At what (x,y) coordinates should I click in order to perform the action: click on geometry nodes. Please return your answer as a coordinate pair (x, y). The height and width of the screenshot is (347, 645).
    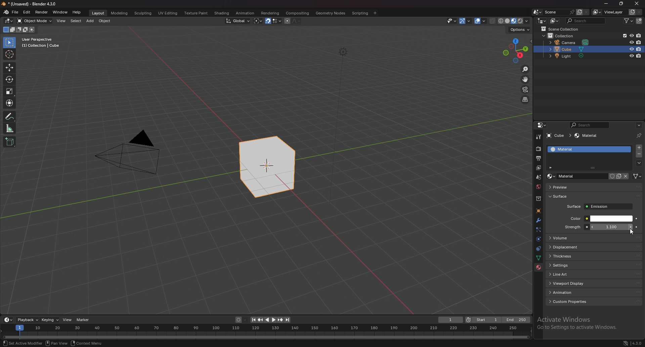
    Looking at the image, I should click on (331, 13).